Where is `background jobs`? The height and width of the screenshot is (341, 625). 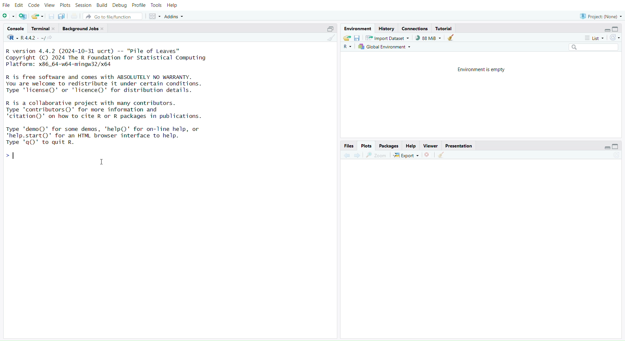
background jobs is located at coordinates (83, 28).